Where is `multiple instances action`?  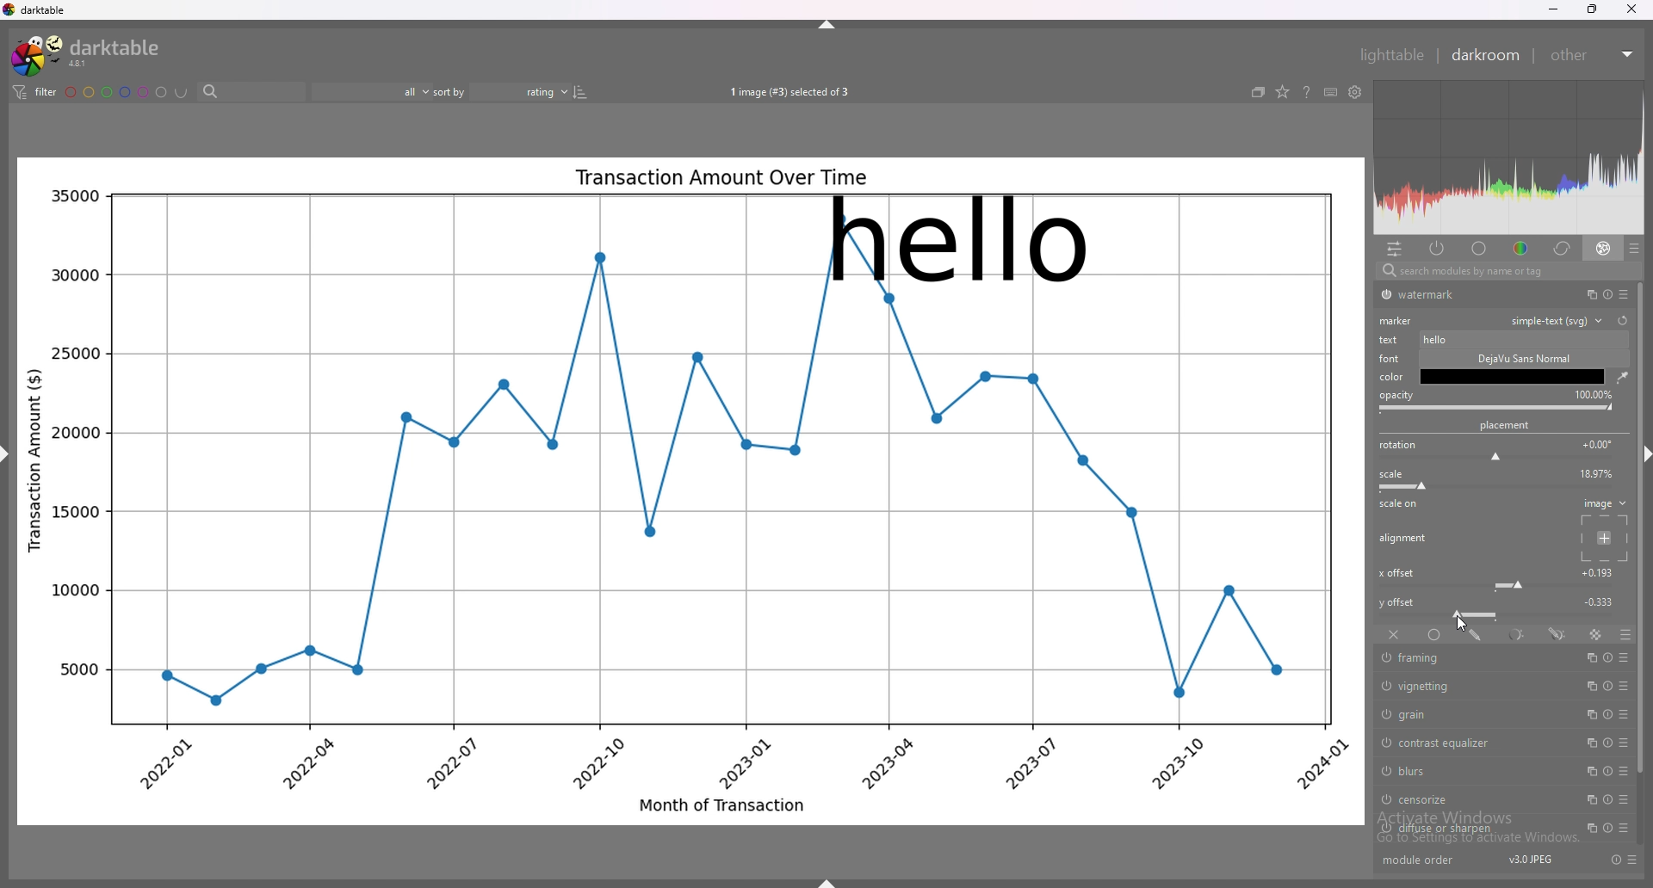
multiple instances action is located at coordinates (1586, 829).